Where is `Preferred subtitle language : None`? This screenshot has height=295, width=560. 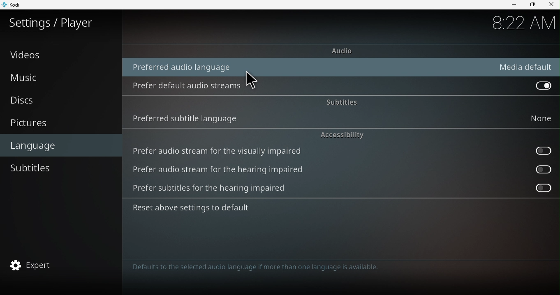
Preferred subtitle language : None is located at coordinates (339, 118).